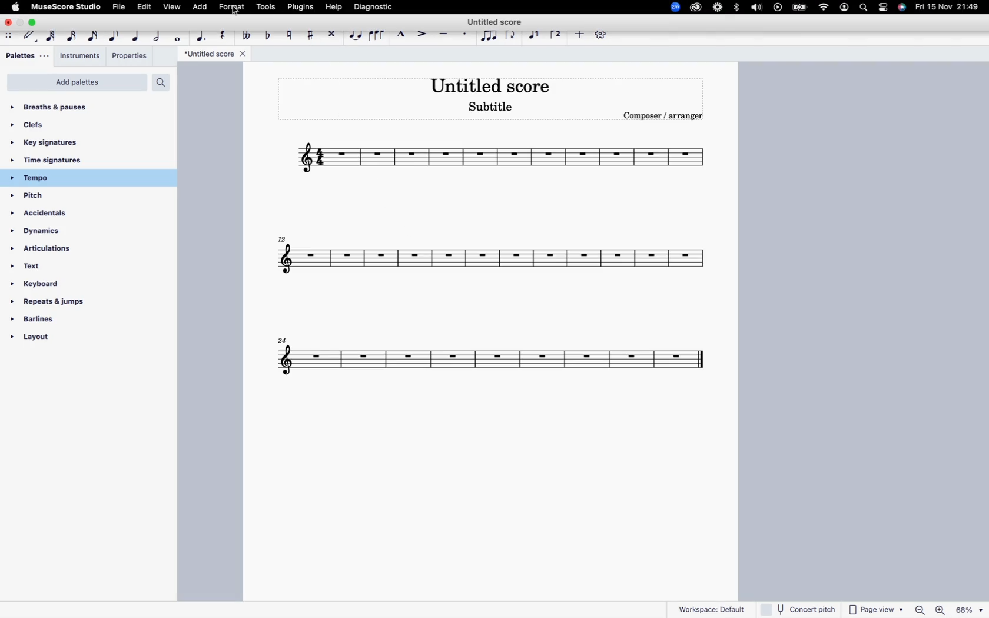 The image size is (989, 618). What do you see at coordinates (466, 35) in the screenshot?
I see `staccato` at bounding box center [466, 35].